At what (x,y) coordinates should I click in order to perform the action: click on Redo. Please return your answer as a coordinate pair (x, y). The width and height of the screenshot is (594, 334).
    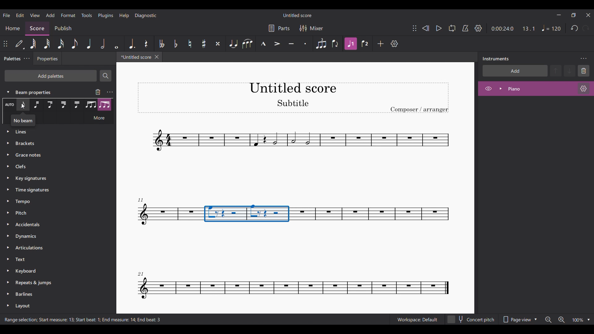
    Looking at the image, I should click on (586, 28).